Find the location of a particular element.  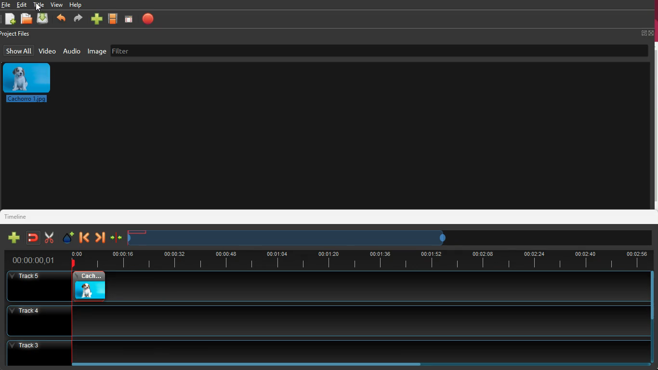

Track 3 is located at coordinates (328, 350).